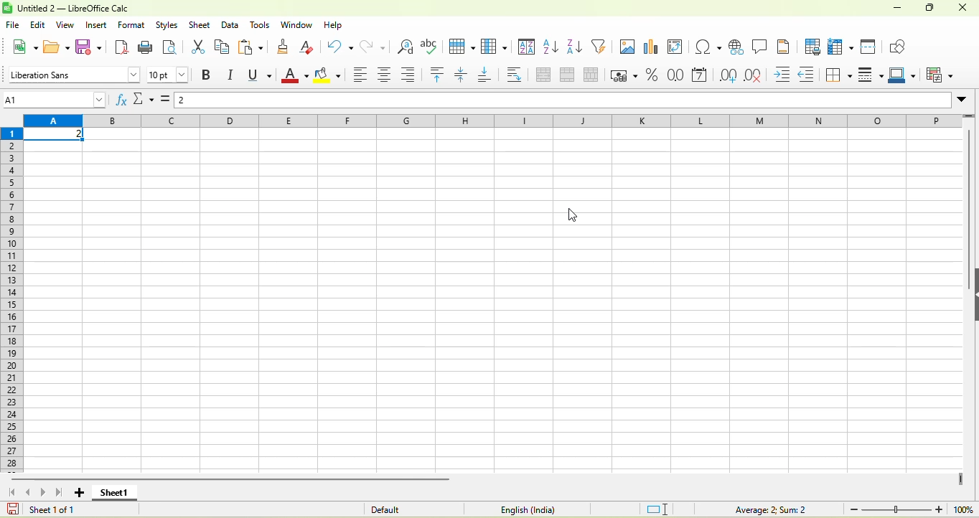  I want to click on paste, so click(253, 47).